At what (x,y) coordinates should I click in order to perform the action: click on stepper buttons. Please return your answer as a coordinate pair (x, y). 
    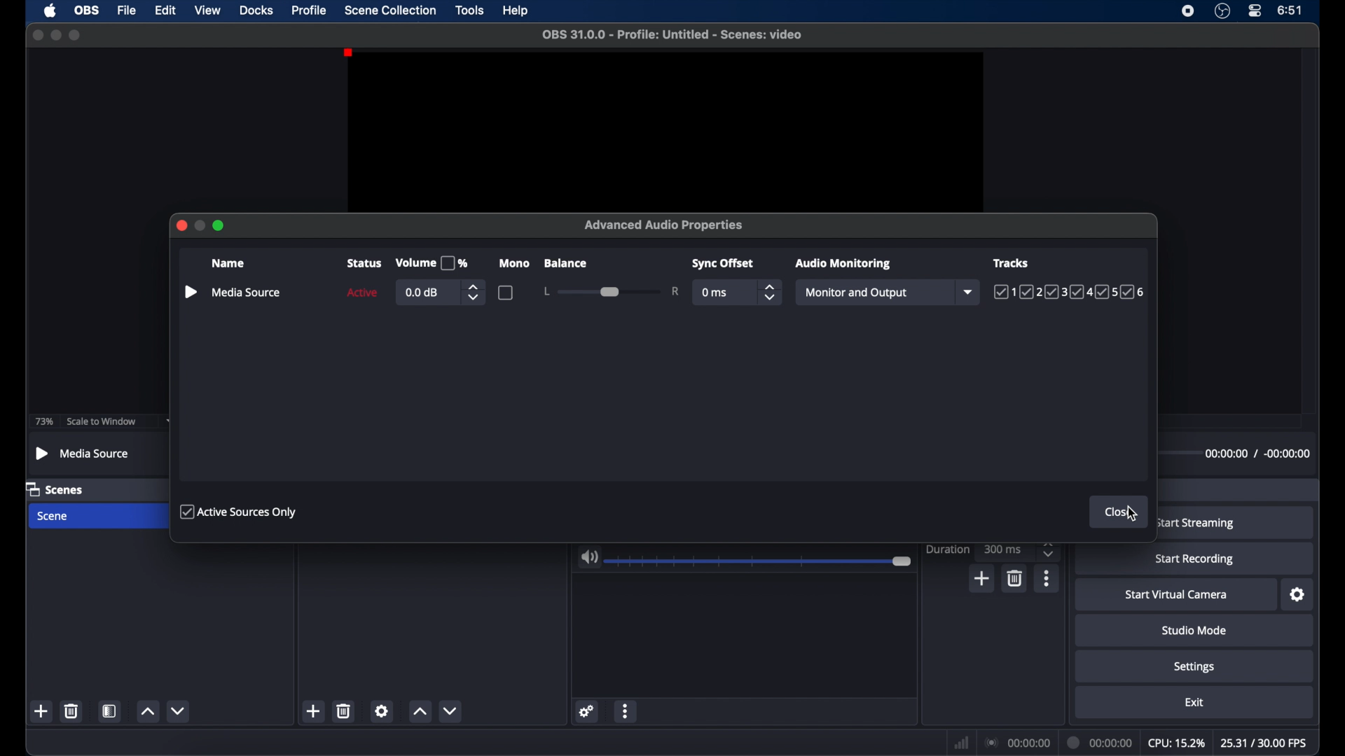
    Looking at the image, I should click on (474, 293).